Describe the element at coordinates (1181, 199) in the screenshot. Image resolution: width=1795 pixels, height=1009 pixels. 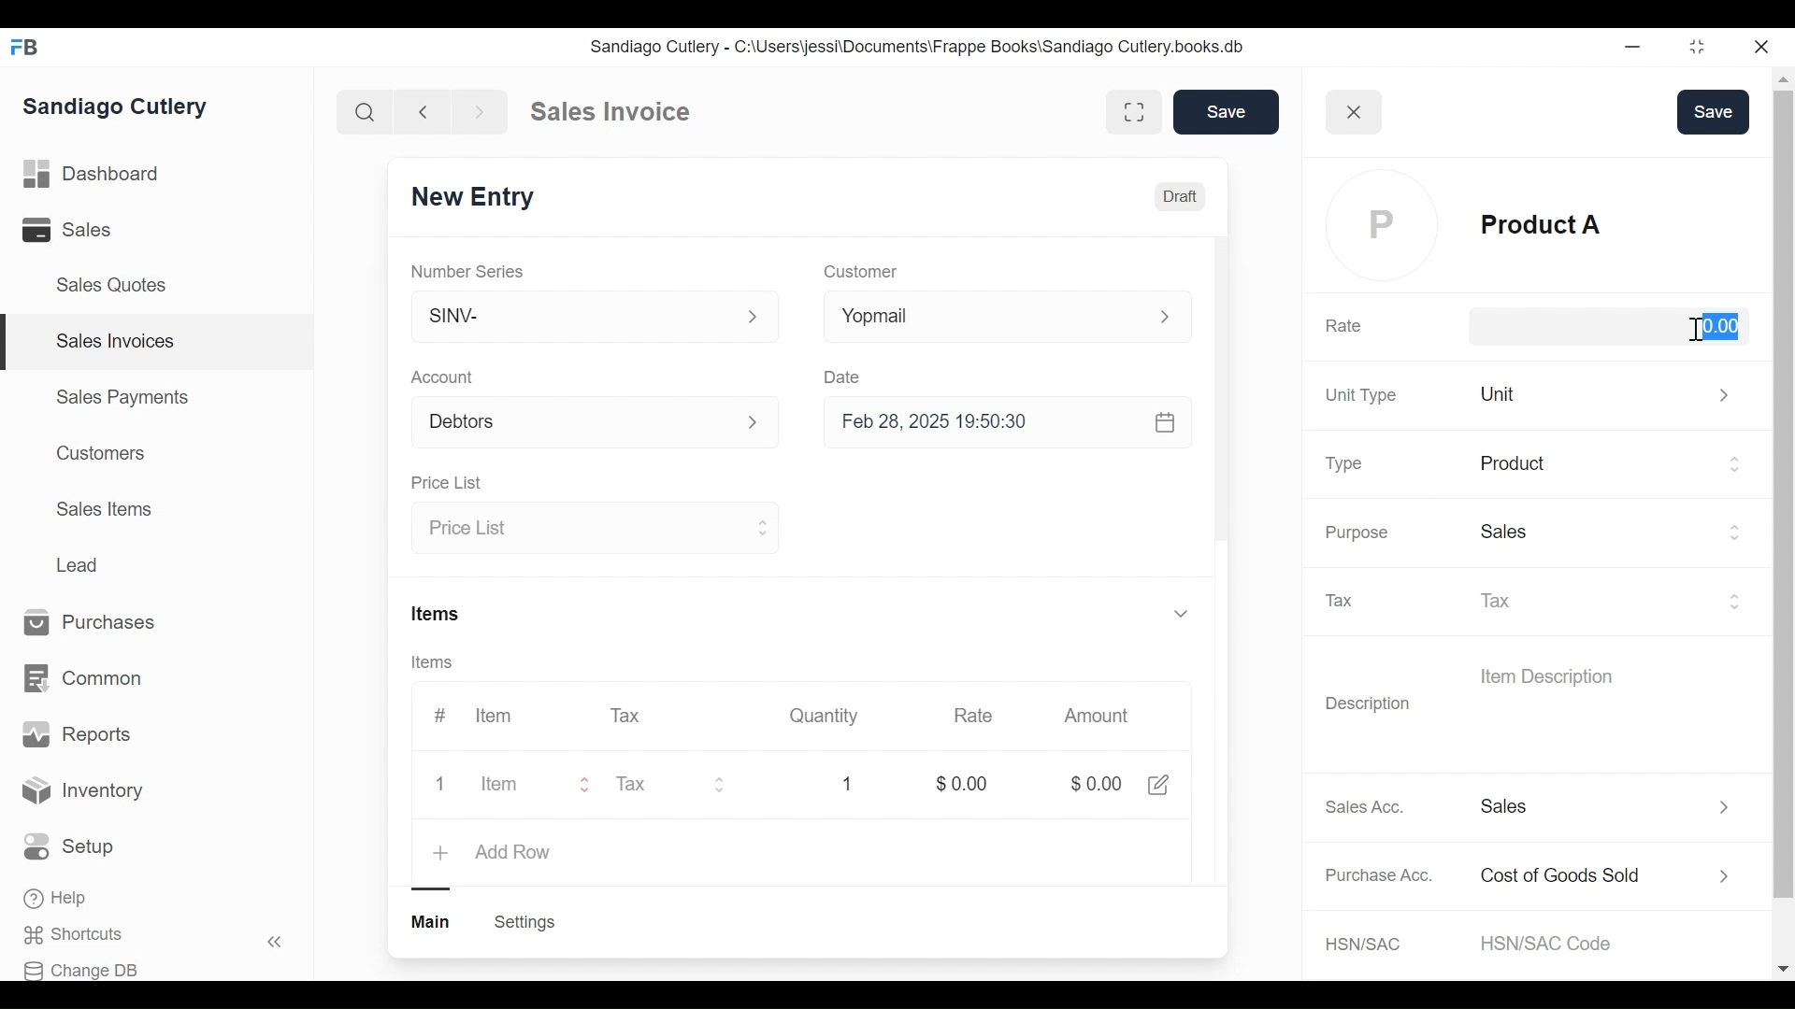
I see `Draft` at that location.